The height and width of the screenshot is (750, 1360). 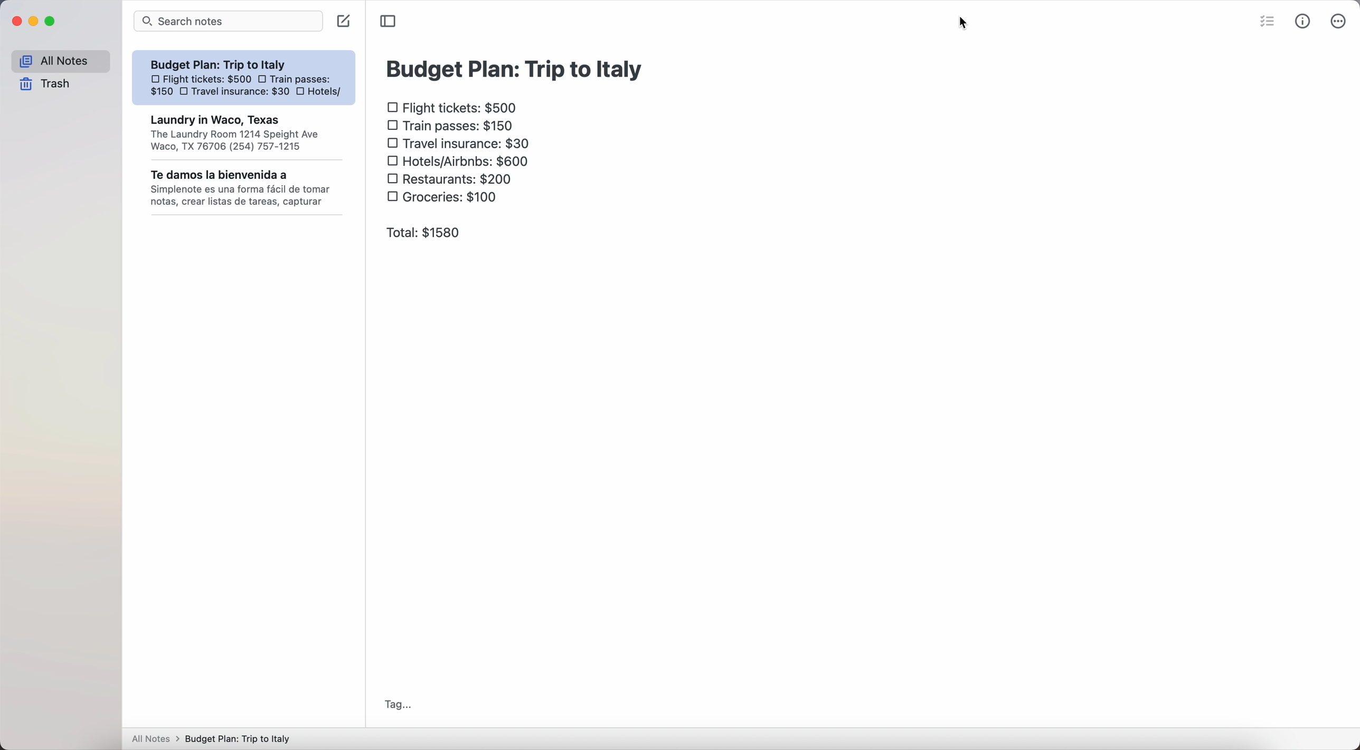 What do you see at coordinates (400, 704) in the screenshot?
I see `tag` at bounding box center [400, 704].